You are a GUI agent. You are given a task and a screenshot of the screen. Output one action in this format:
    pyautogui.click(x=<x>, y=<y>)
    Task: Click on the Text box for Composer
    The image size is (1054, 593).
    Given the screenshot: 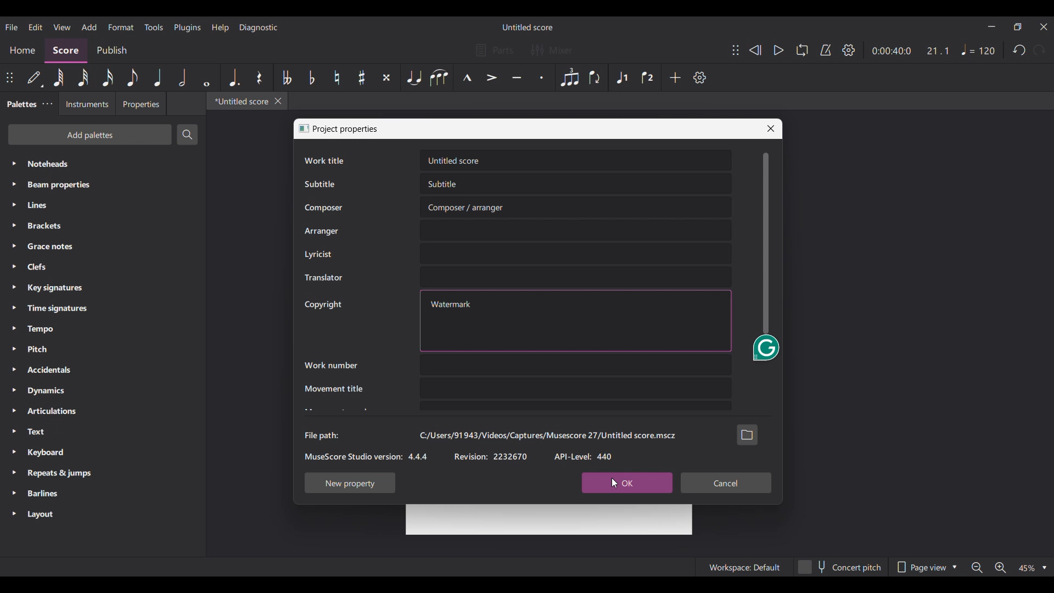 What is the action you would take?
    pyautogui.click(x=576, y=207)
    